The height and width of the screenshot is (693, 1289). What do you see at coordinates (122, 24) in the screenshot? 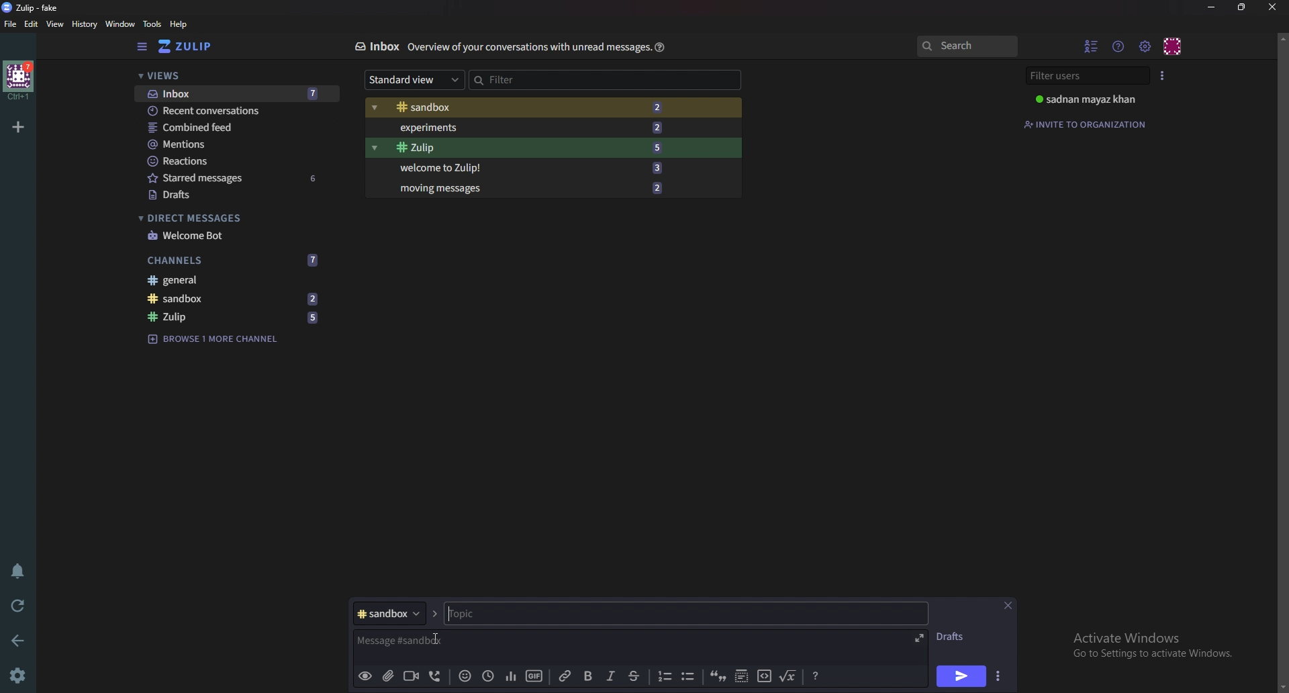
I see `Window` at bounding box center [122, 24].